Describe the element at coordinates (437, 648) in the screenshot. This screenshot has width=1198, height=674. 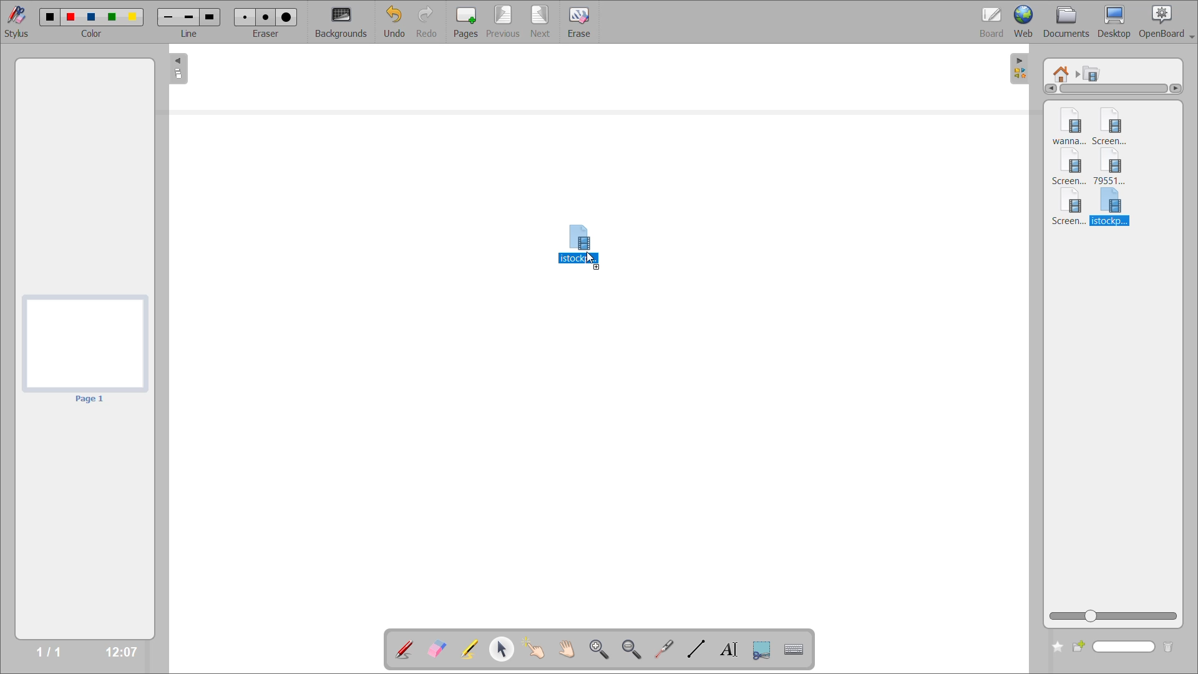
I see `erase annotation` at that location.